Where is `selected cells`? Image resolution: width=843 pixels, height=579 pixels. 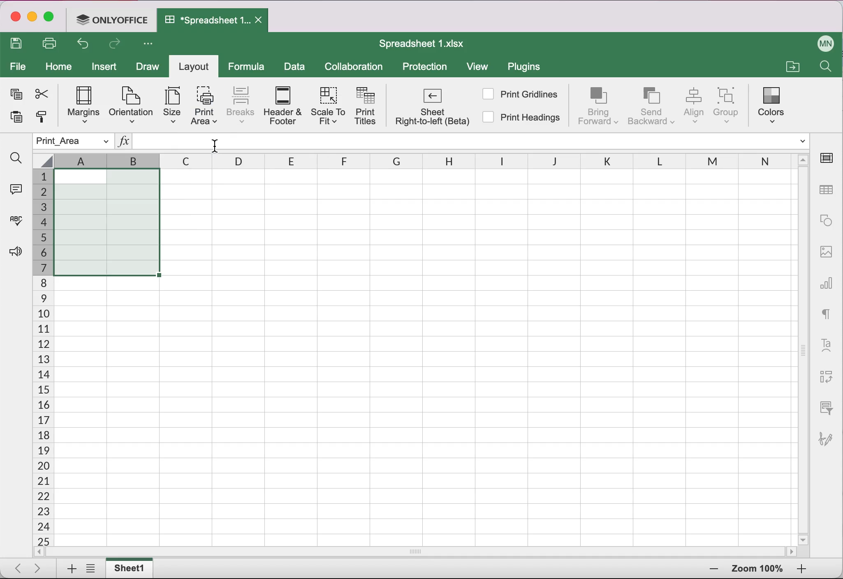
selected cells is located at coordinates (106, 222).